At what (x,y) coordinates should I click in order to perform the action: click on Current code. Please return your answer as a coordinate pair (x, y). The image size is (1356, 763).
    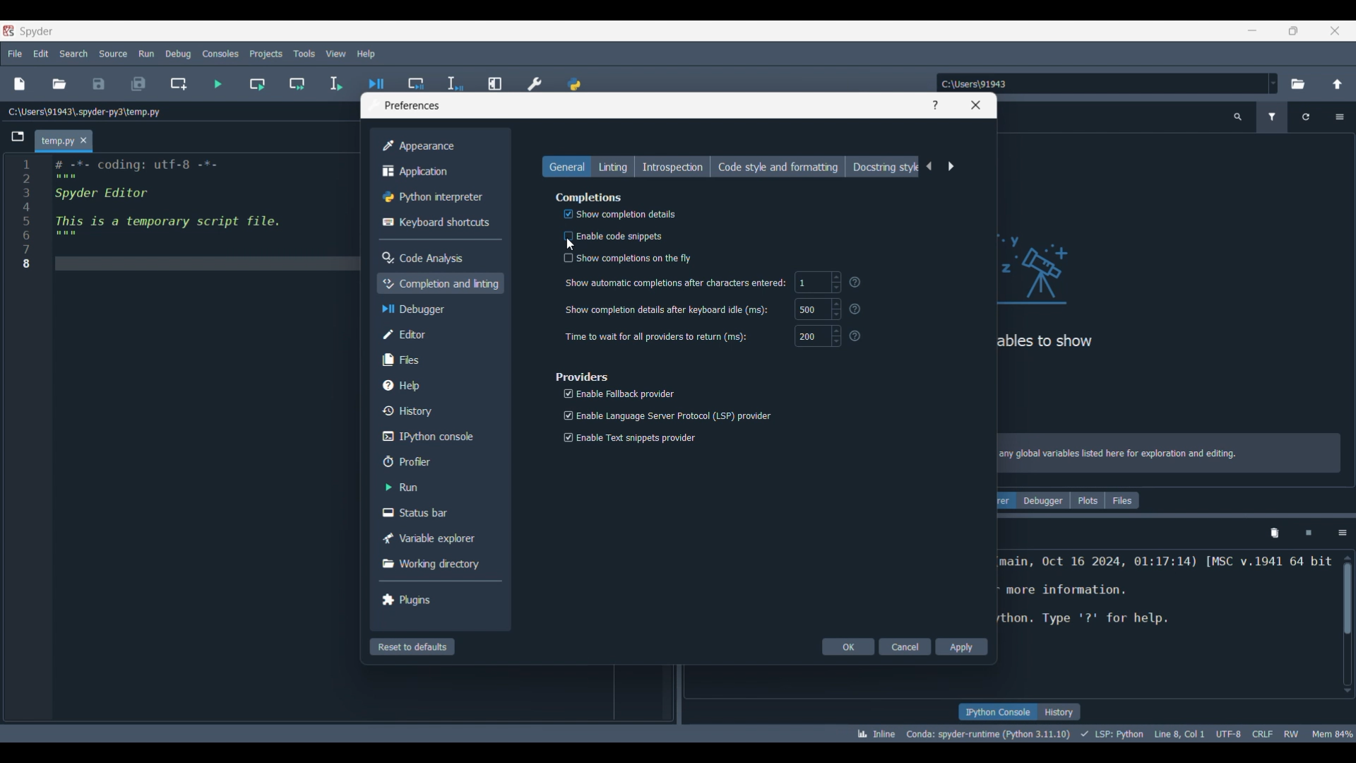
    Looking at the image, I should click on (189, 213).